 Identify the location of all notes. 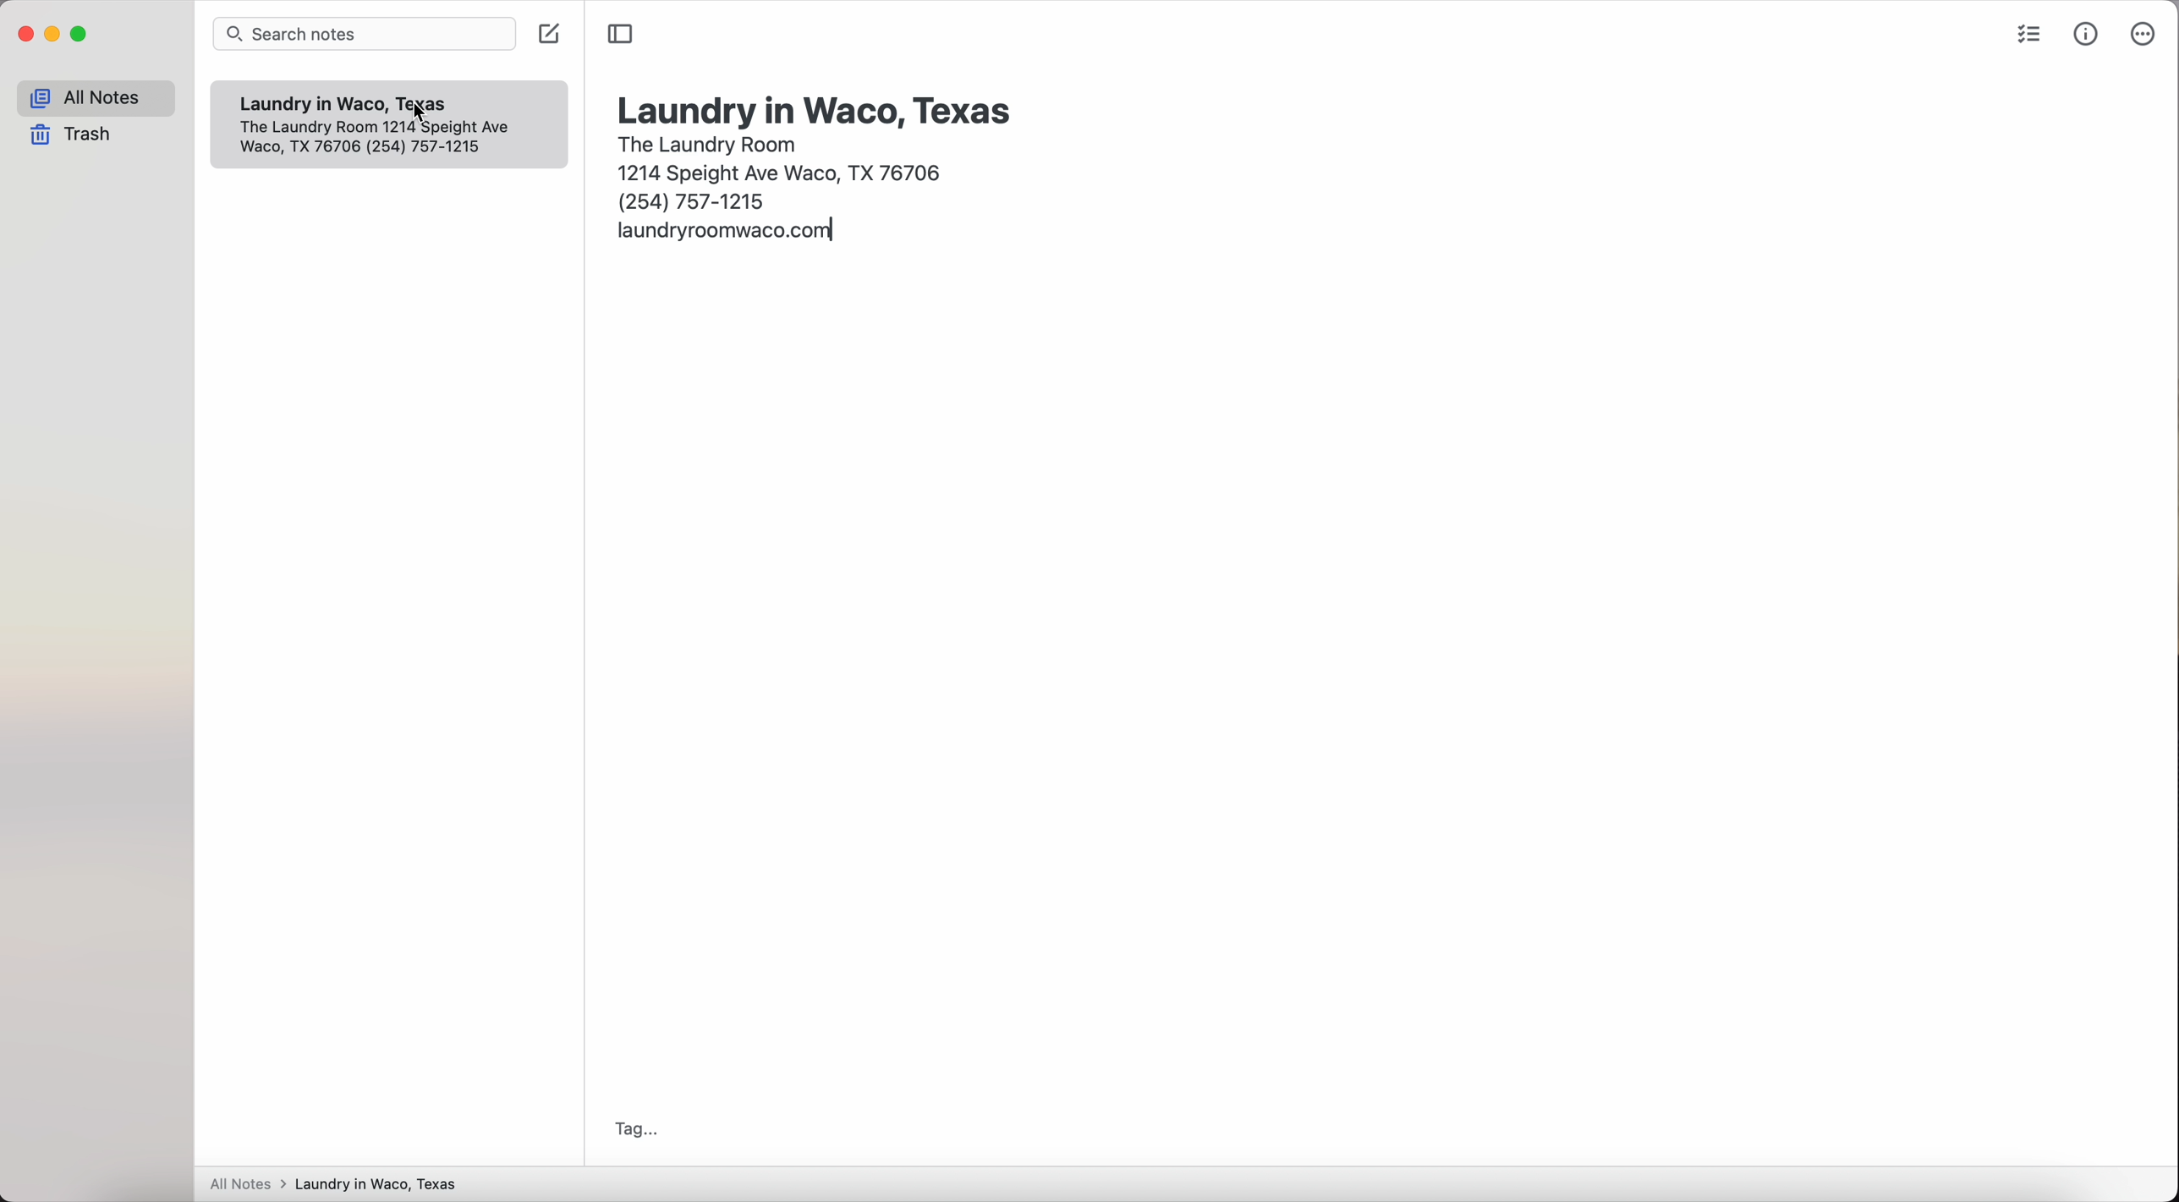
(96, 98).